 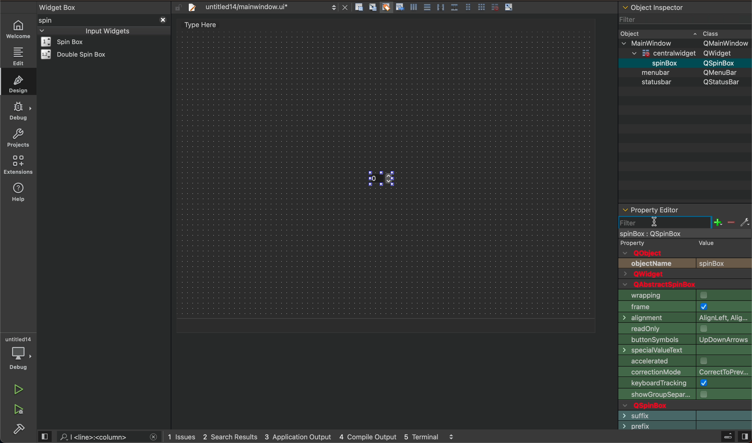 What do you see at coordinates (632, 33) in the screenshot?
I see `object` at bounding box center [632, 33].